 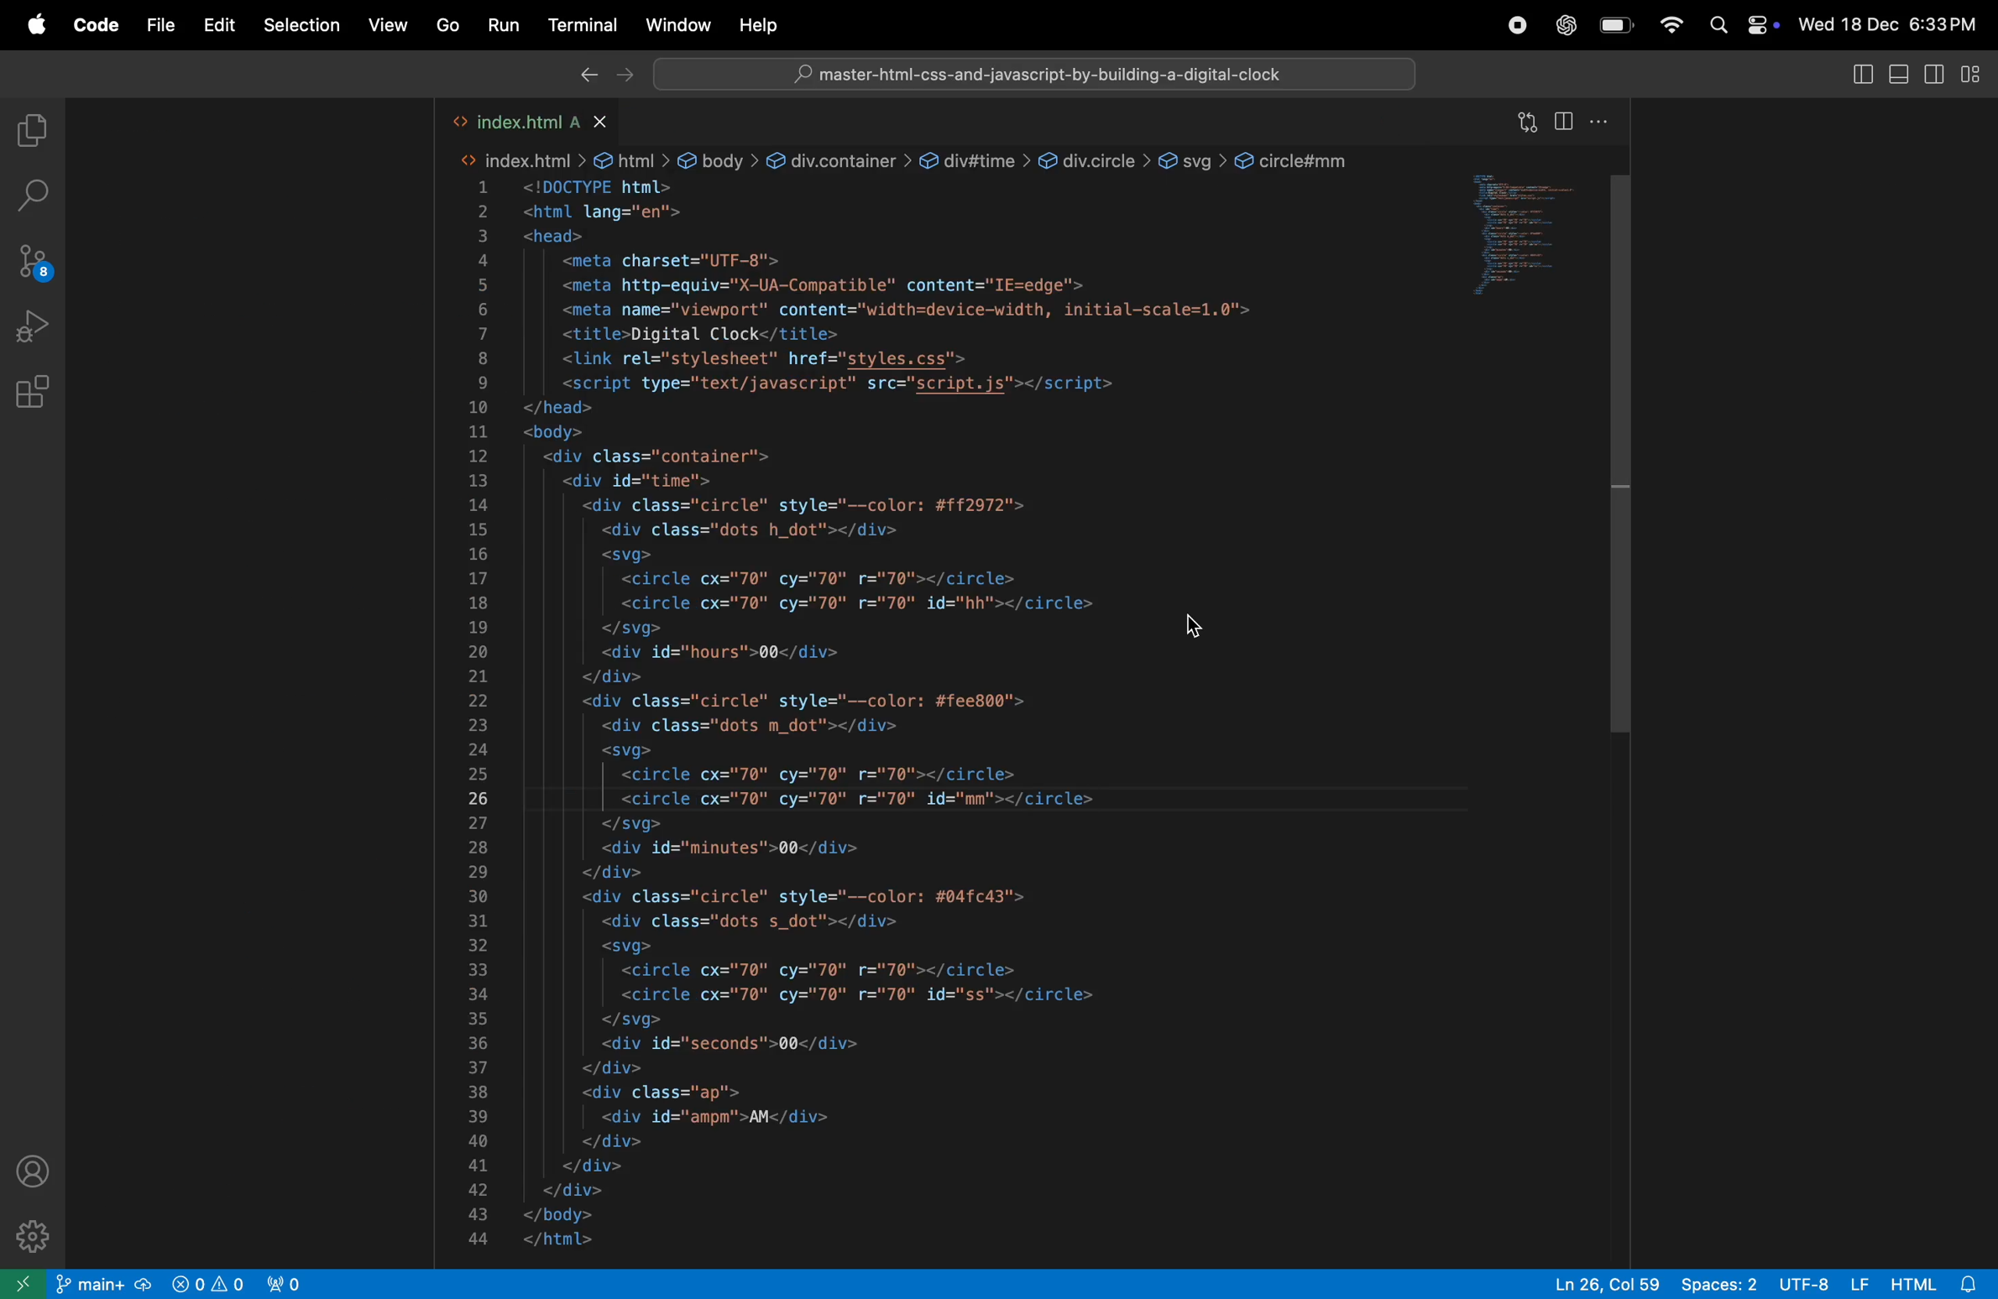 I want to click on view port, so click(x=210, y=1284).